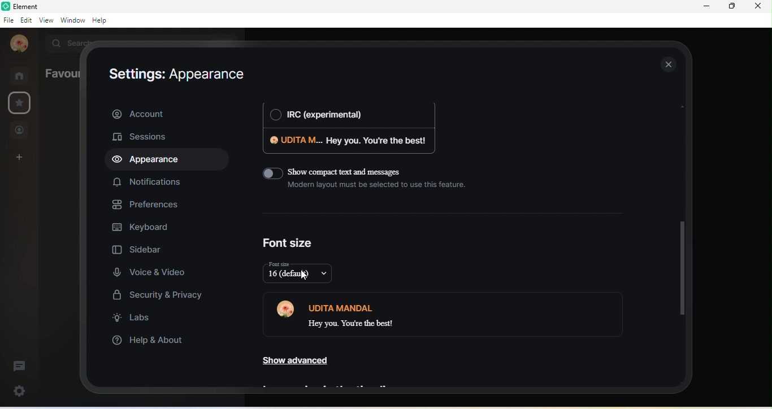  Describe the element at coordinates (296, 358) in the screenshot. I see `show advanced` at that location.